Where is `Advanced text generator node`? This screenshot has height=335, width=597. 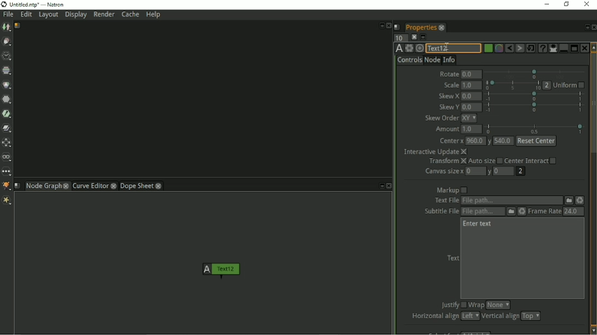 Advanced text generator node is located at coordinates (542, 48).